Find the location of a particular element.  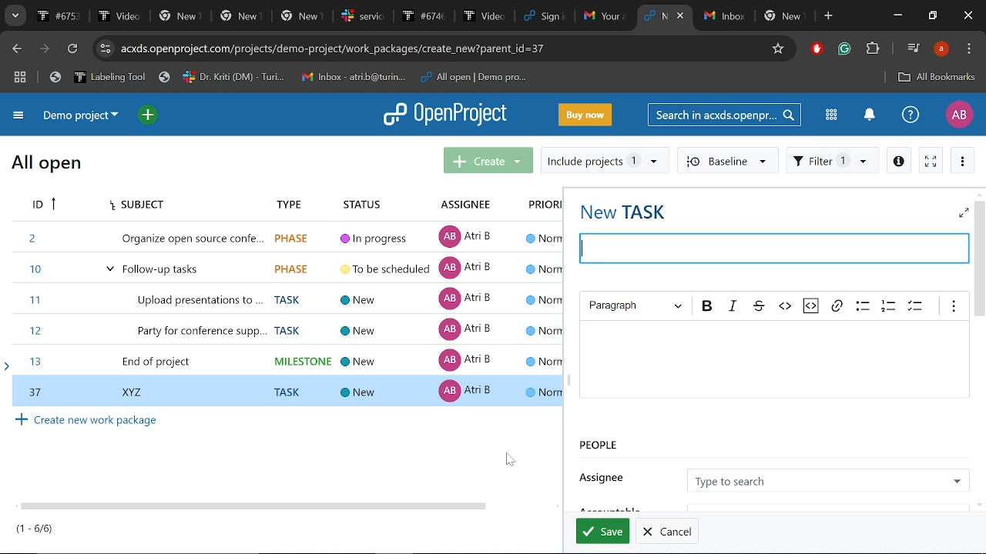

Create is located at coordinates (488, 159).